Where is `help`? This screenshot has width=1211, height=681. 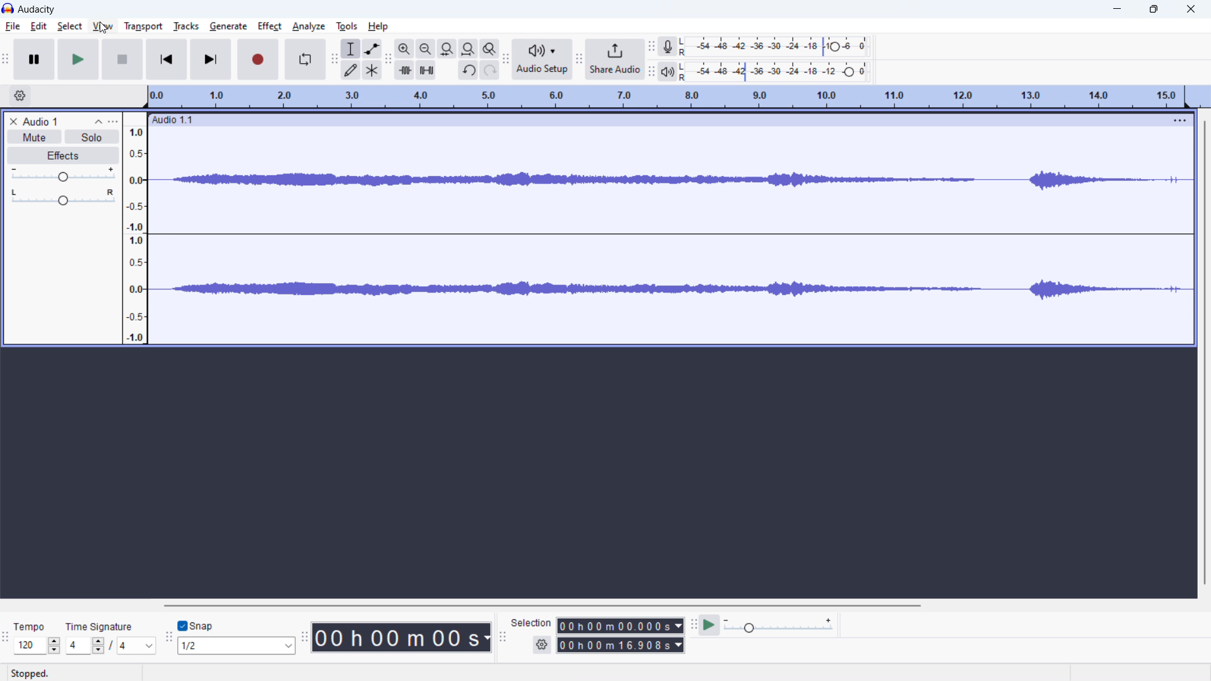
help is located at coordinates (378, 27).